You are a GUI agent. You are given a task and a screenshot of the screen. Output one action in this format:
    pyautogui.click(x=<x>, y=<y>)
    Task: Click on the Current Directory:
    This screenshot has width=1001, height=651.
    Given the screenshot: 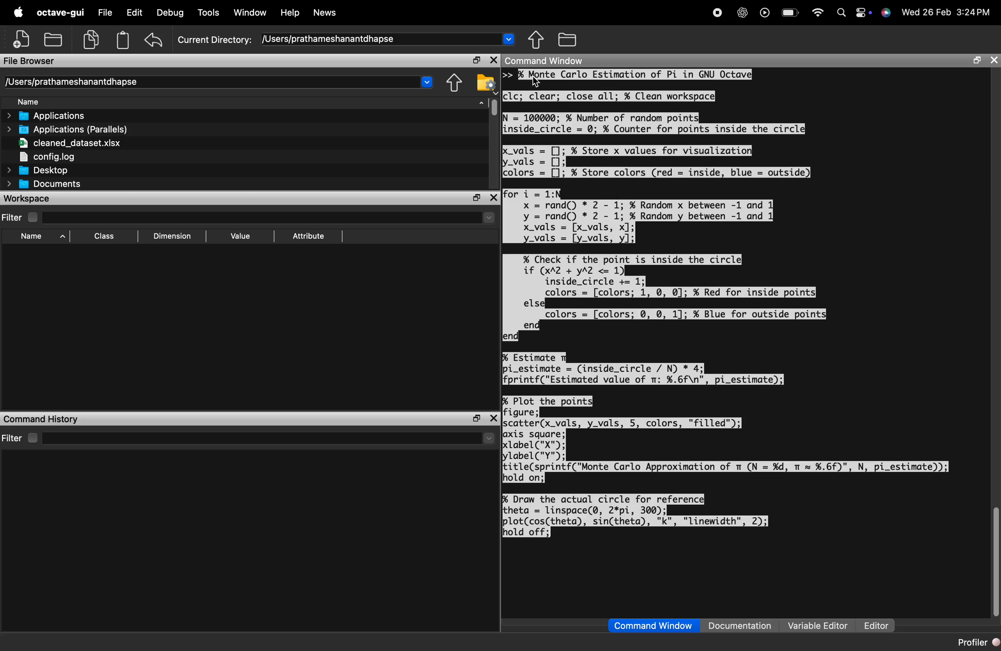 What is the action you would take?
    pyautogui.click(x=215, y=38)
    